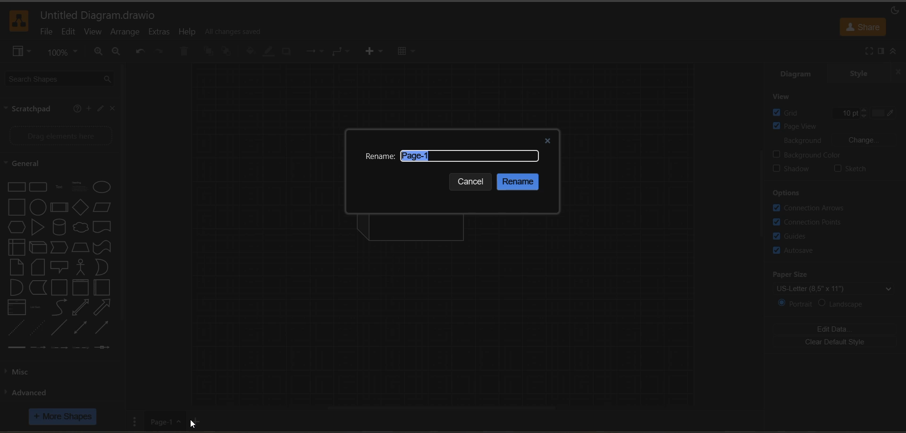 The image size is (906, 433). What do you see at coordinates (838, 112) in the screenshot?
I see `Grid size` at bounding box center [838, 112].